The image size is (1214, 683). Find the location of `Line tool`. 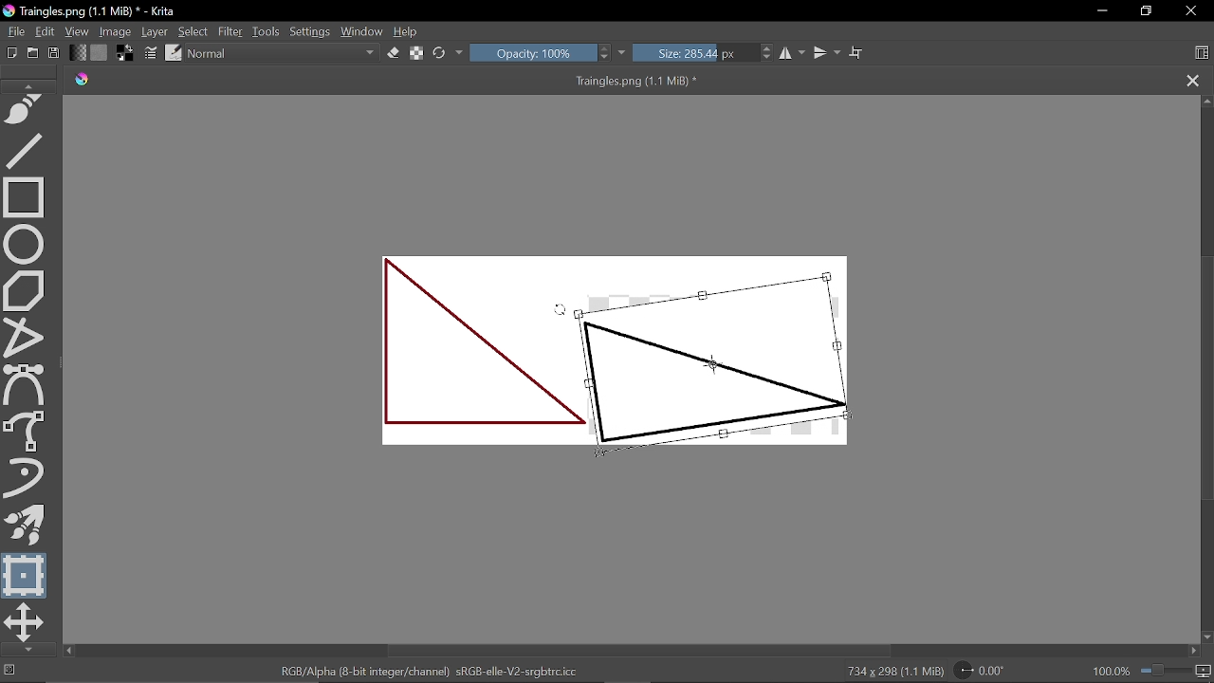

Line tool is located at coordinates (28, 150).